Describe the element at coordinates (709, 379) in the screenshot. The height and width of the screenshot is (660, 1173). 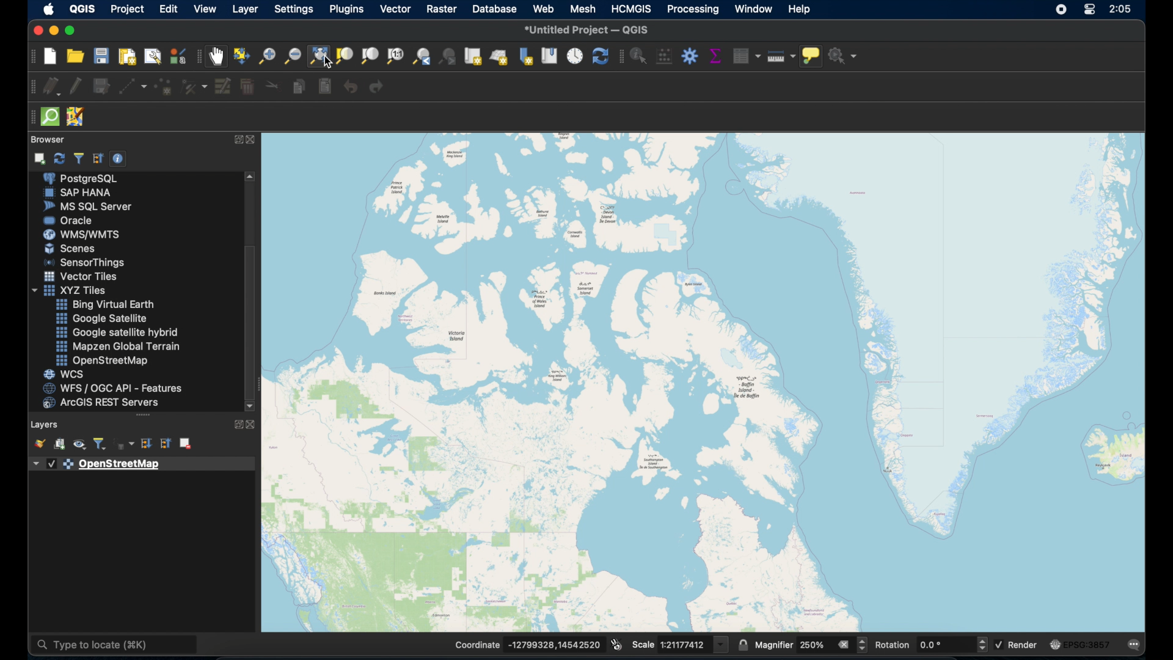
I see `openstreetmap` at that location.